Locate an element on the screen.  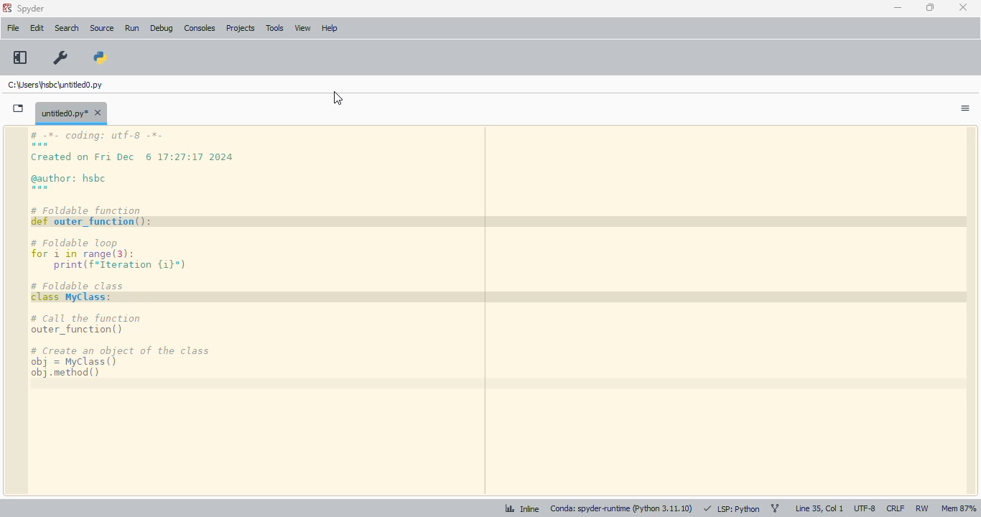
maximize is located at coordinates (931, 7).